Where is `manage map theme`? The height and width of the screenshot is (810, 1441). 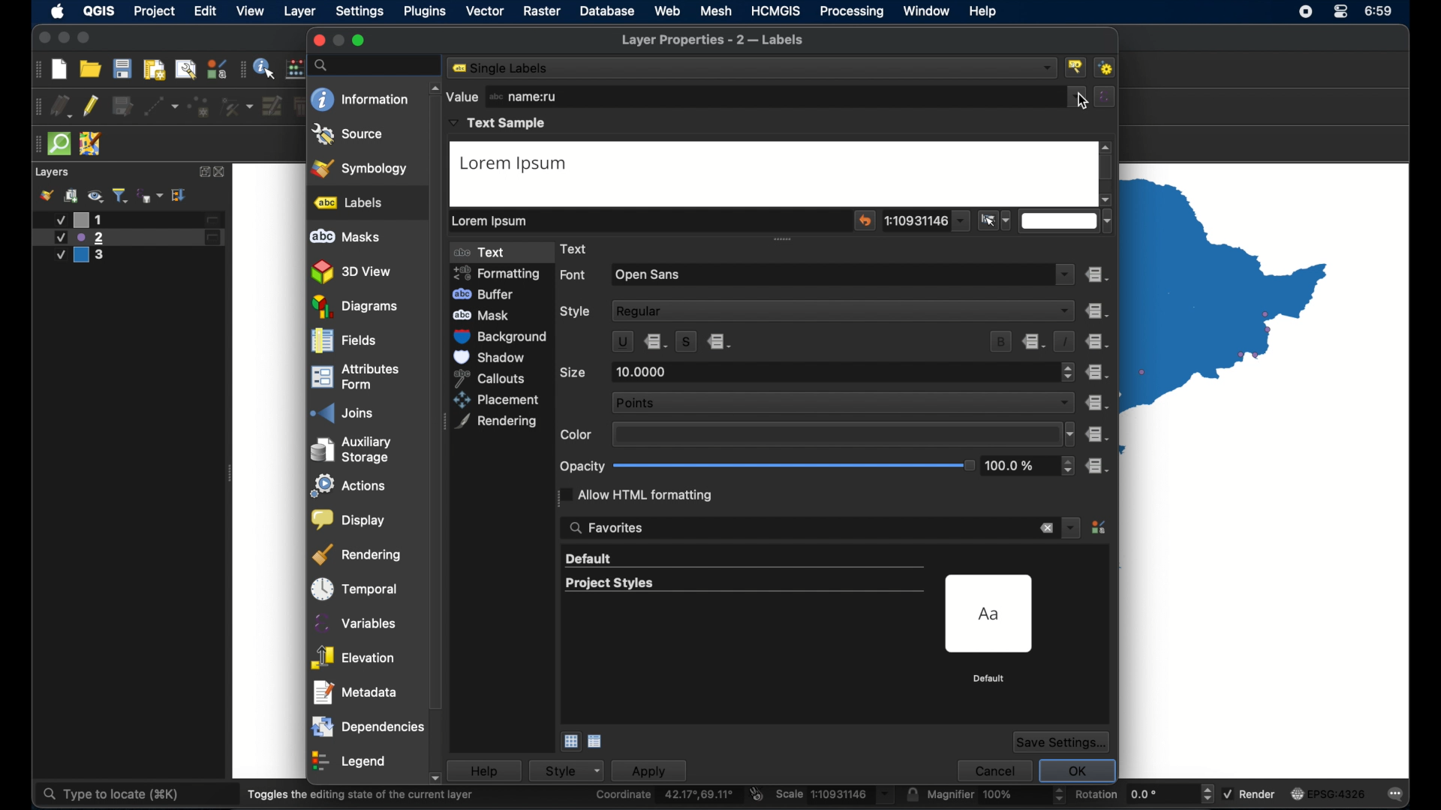 manage map theme is located at coordinates (95, 196).